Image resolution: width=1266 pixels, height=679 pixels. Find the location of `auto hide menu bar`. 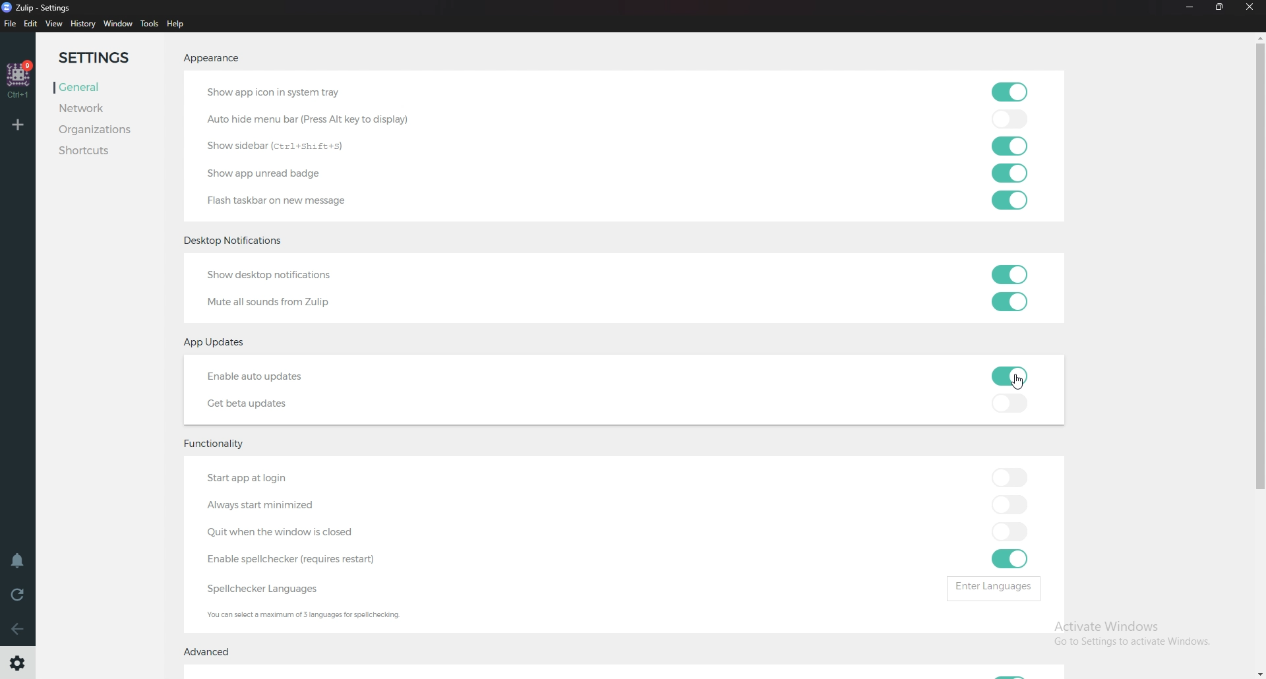

auto hide menu bar is located at coordinates (303, 120).